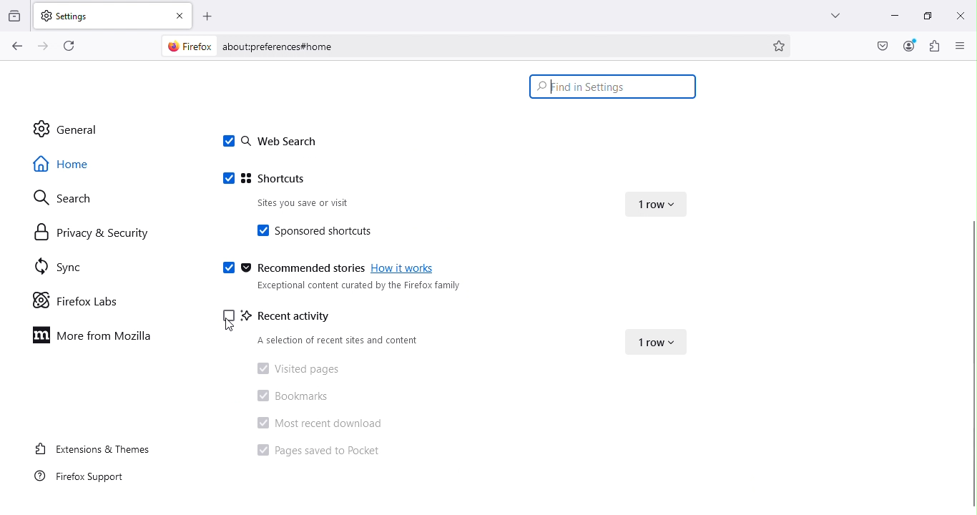  Describe the element at coordinates (657, 202) in the screenshot. I see `Drop down menu` at that location.